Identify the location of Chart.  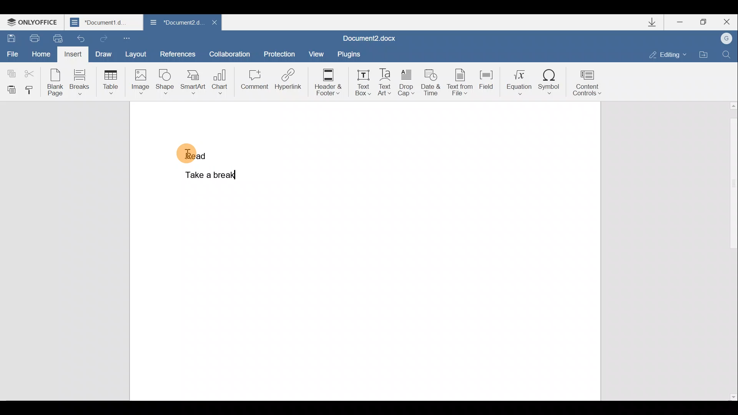
(221, 79).